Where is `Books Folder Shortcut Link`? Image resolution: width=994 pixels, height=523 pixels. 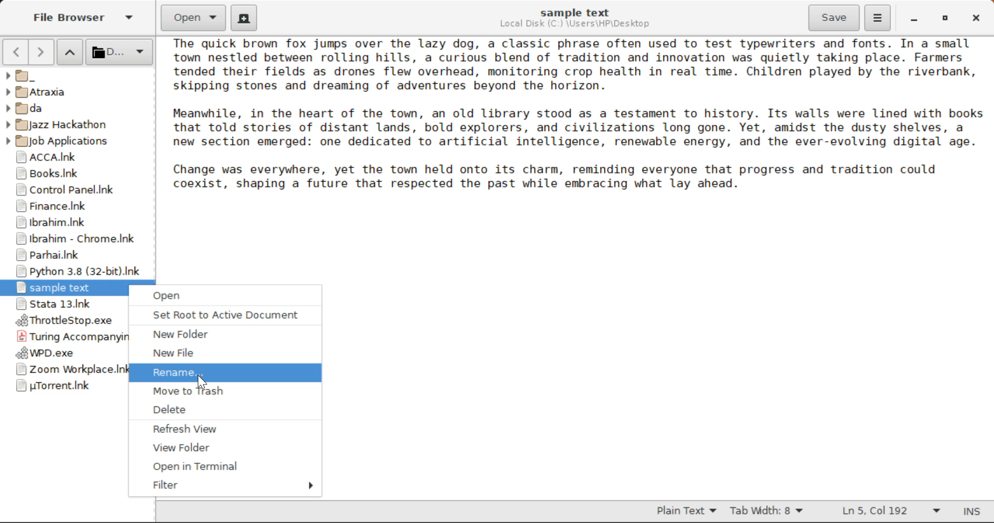 Books Folder Shortcut Link is located at coordinates (77, 173).